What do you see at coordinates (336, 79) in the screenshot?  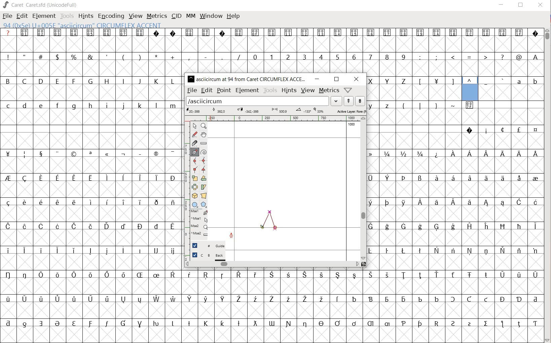 I see `restore down` at bounding box center [336, 79].